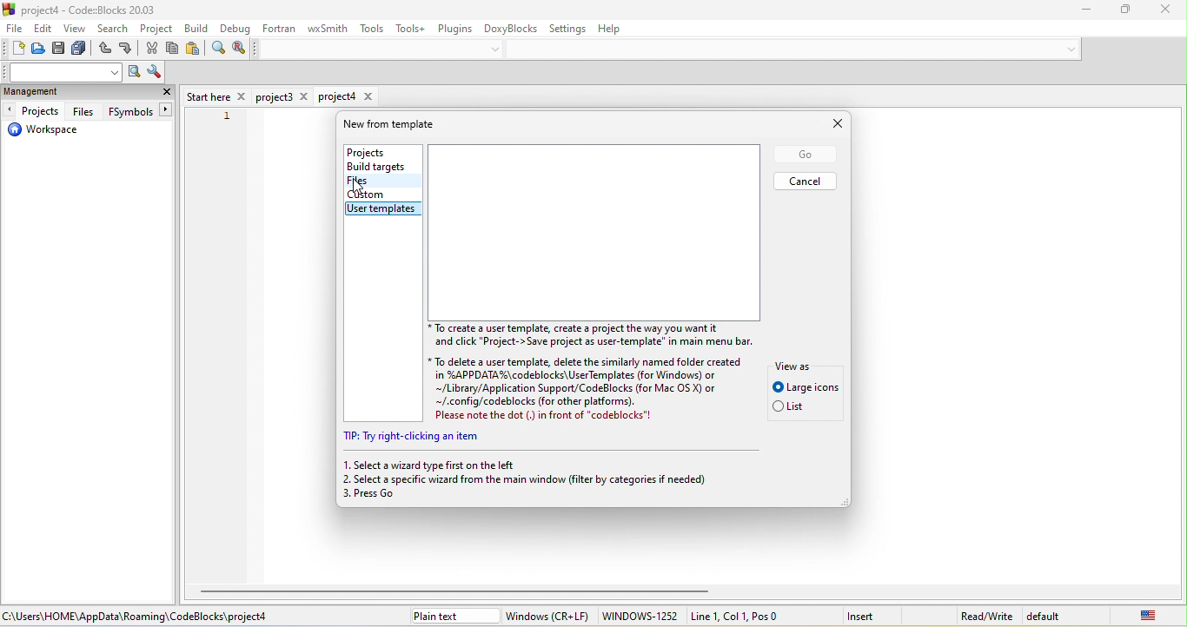  Describe the element at coordinates (157, 30) in the screenshot. I see `project` at that location.